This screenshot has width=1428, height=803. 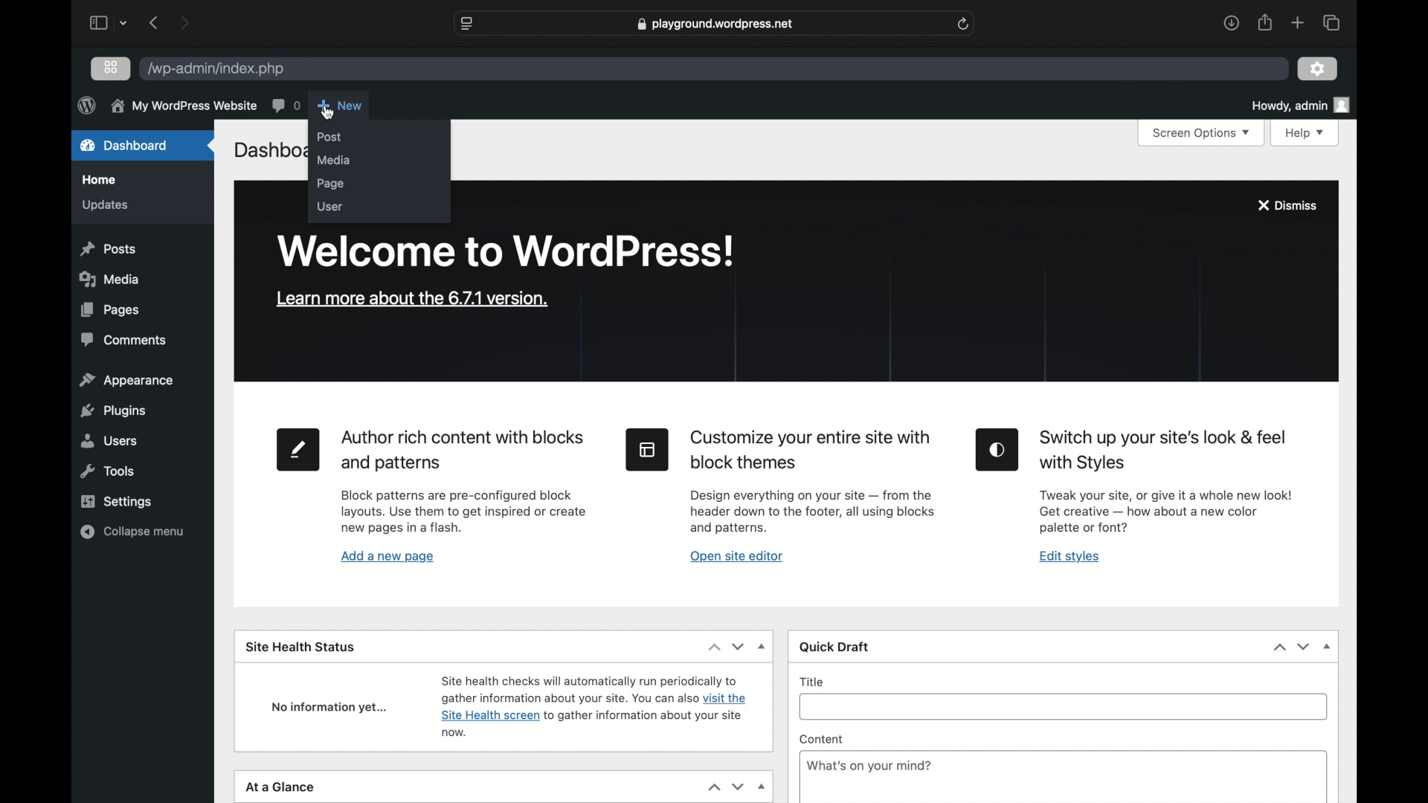 What do you see at coordinates (1302, 104) in the screenshot?
I see `howdy admin` at bounding box center [1302, 104].